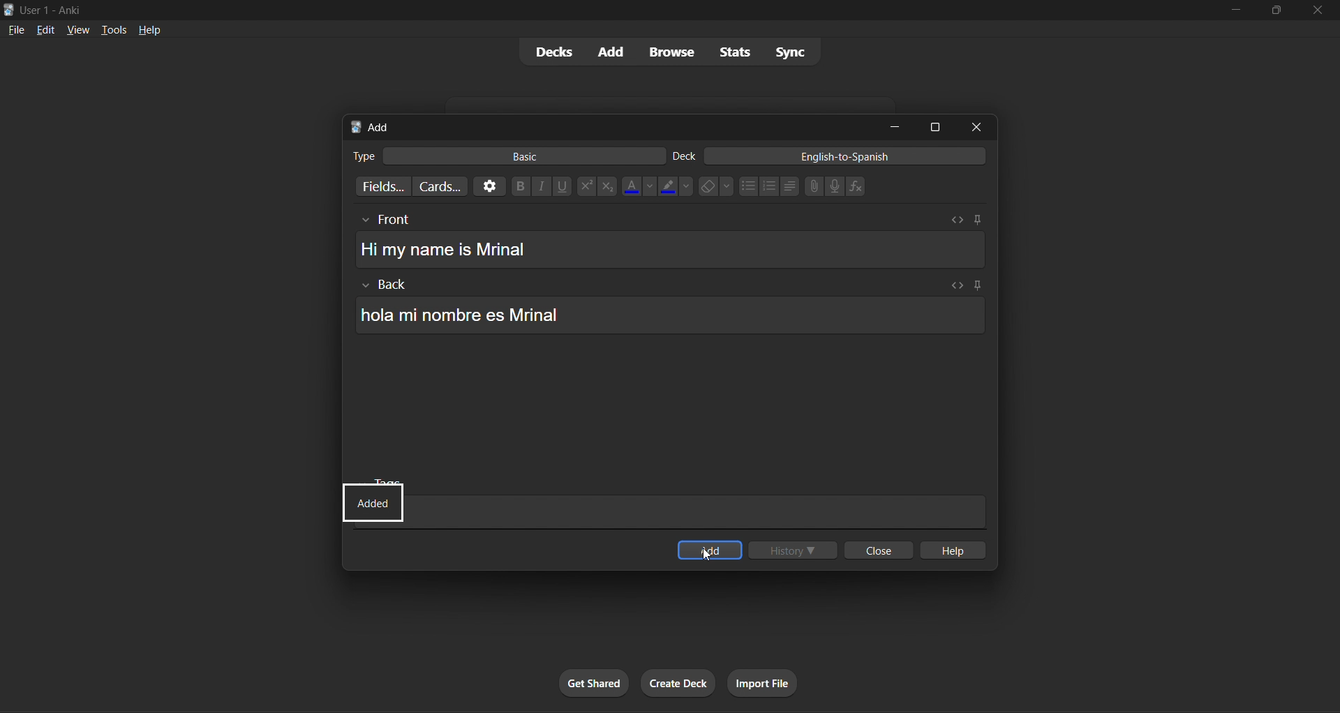 This screenshot has height=713, width=1340. Describe the element at coordinates (373, 502) in the screenshot. I see `status update` at that location.